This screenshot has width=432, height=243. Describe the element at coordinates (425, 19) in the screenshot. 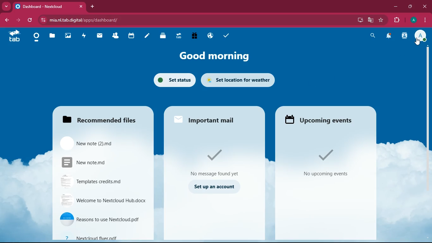

I see `menu` at that location.